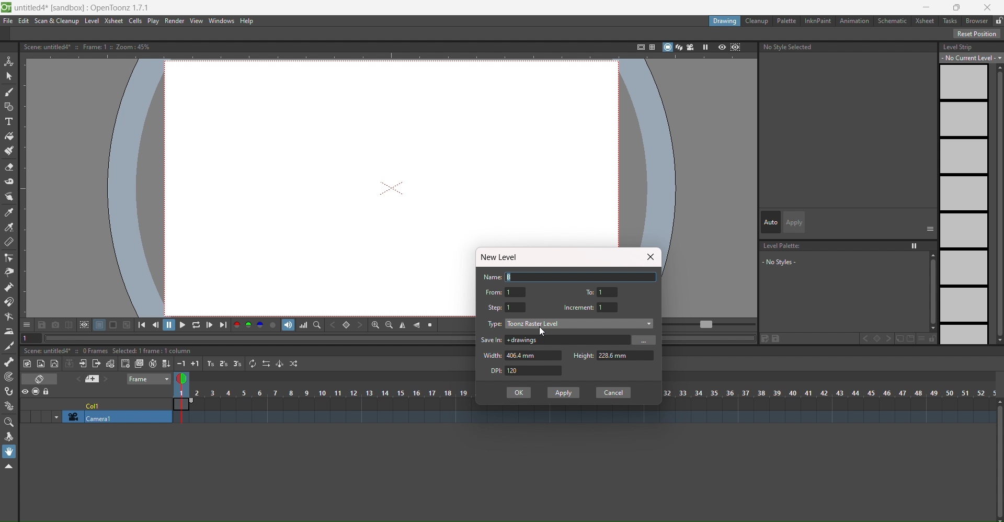  Describe the element at coordinates (923, 20) in the screenshot. I see `xsheet` at that location.